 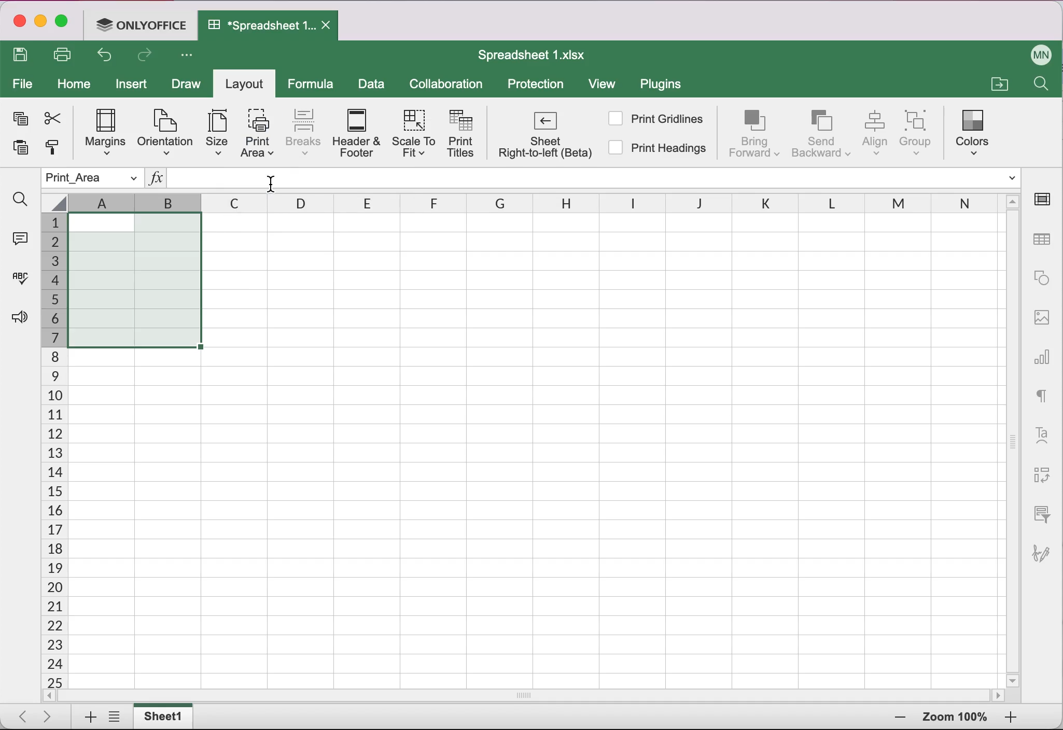 I want to click on sheet tab, so click(x=165, y=716).